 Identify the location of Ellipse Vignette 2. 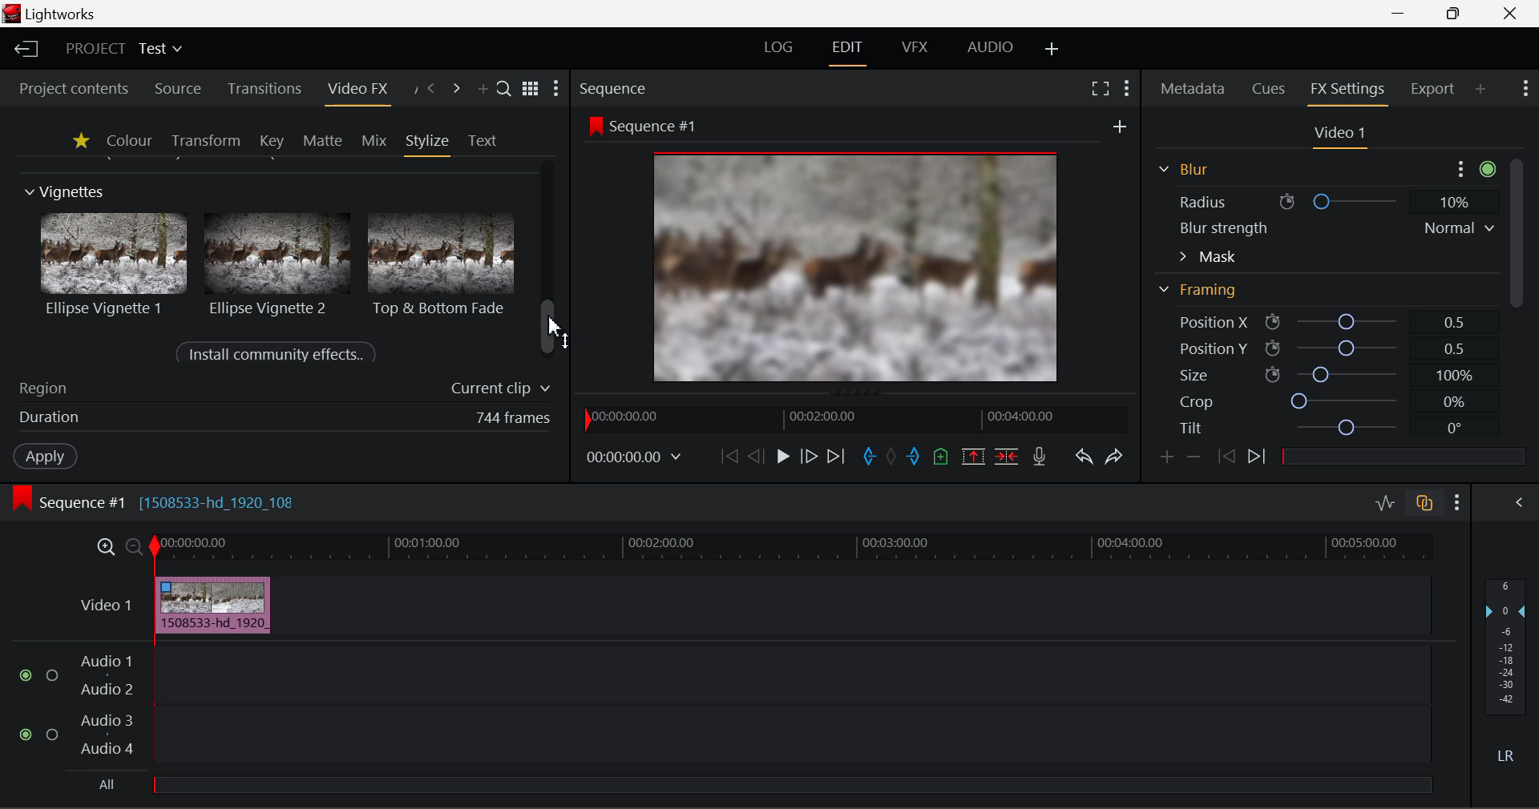
(276, 263).